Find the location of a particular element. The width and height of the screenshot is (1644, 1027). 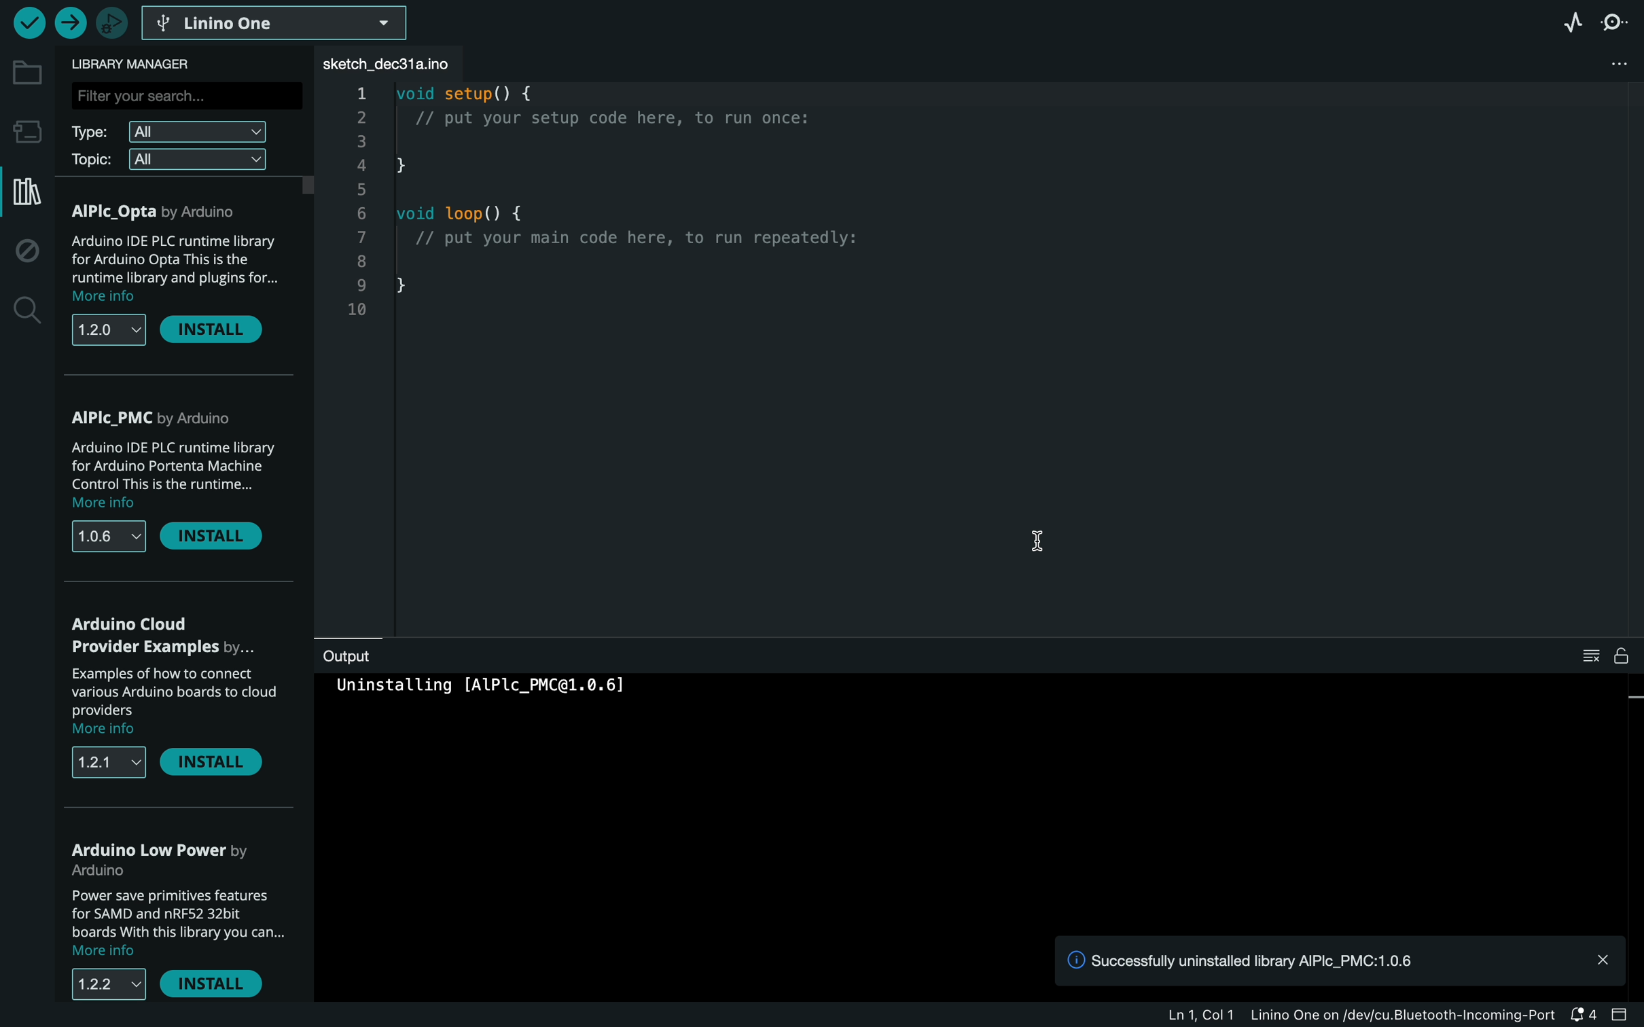

arduino cloud is located at coordinates (170, 632).